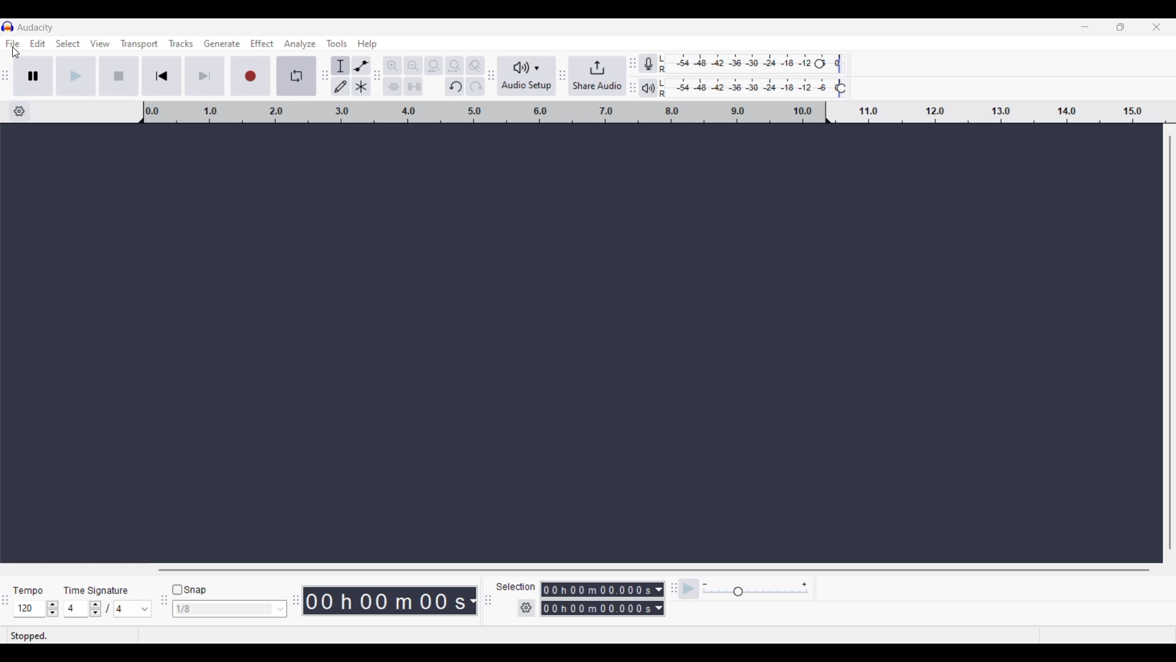 The image size is (1176, 662). What do you see at coordinates (38, 43) in the screenshot?
I see `Edit menu` at bounding box center [38, 43].